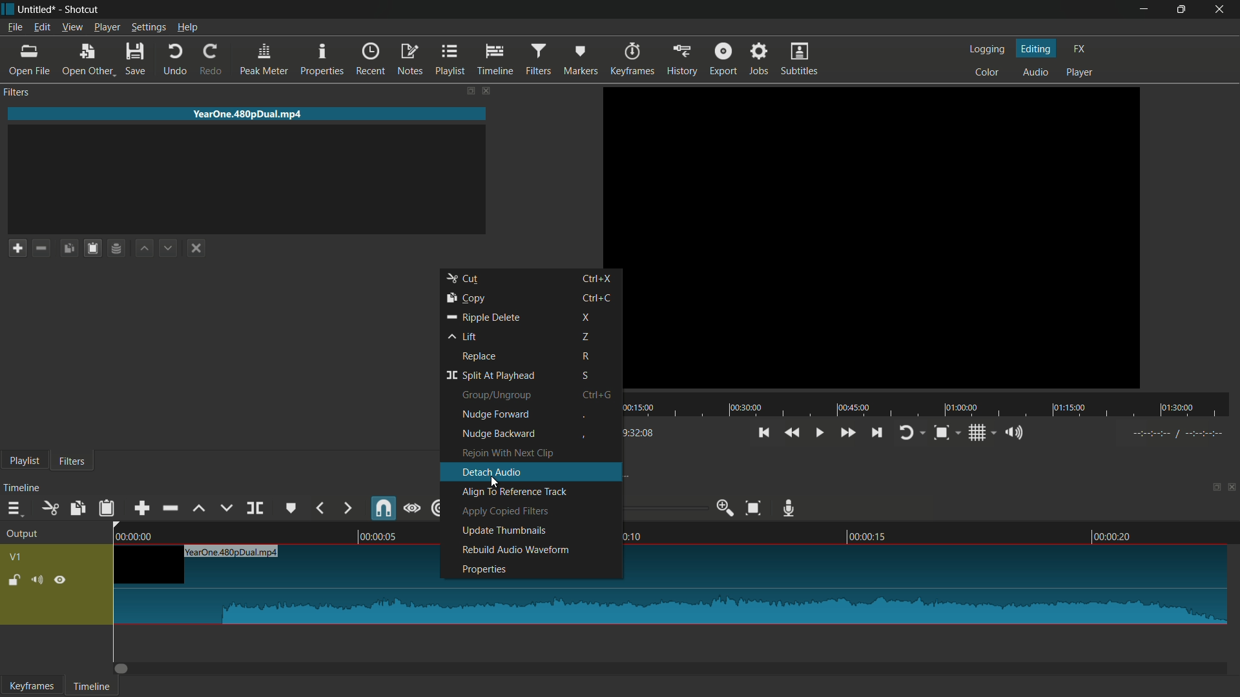 The width and height of the screenshot is (1240, 697). Describe the element at coordinates (538, 59) in the screenshot. I see `filters` at that location.